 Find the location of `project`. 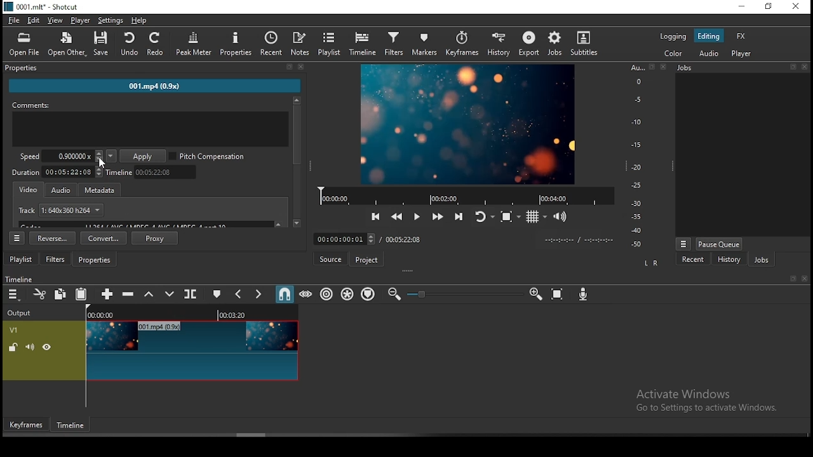

project is located at coordinates (367, 259).